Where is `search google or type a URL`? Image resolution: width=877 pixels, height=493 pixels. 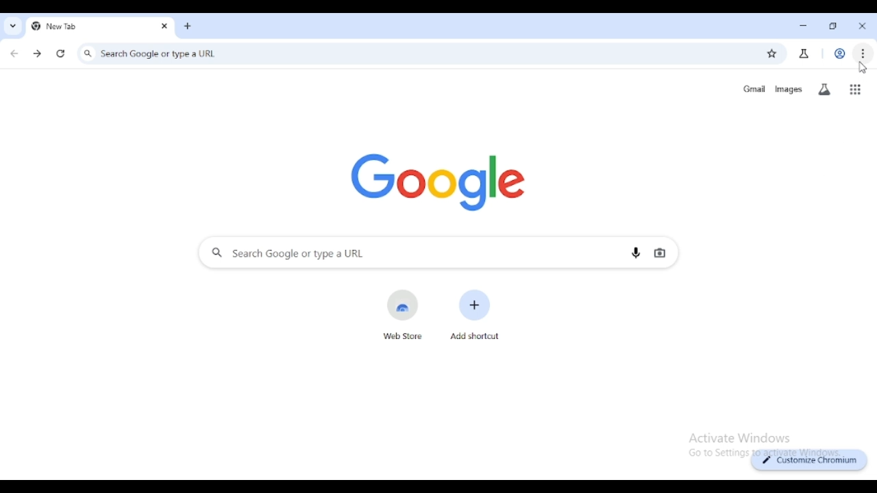 search google or type a URL is located at coordinates (407, 253).